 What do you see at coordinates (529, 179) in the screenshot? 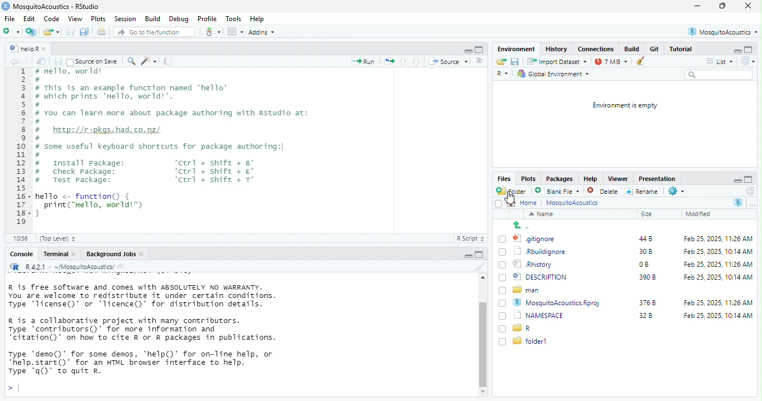
I see ` Plots` at bounding box center [529, 179].